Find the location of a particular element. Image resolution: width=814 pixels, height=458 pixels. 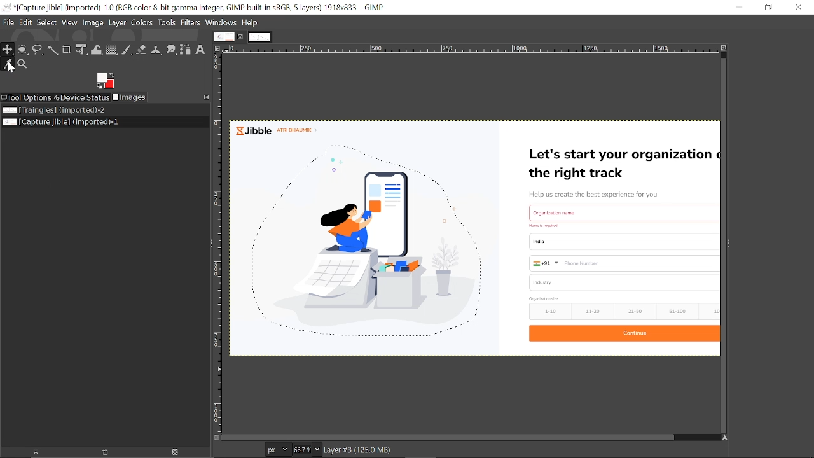

Tool options is located at coordinates (27, 98).